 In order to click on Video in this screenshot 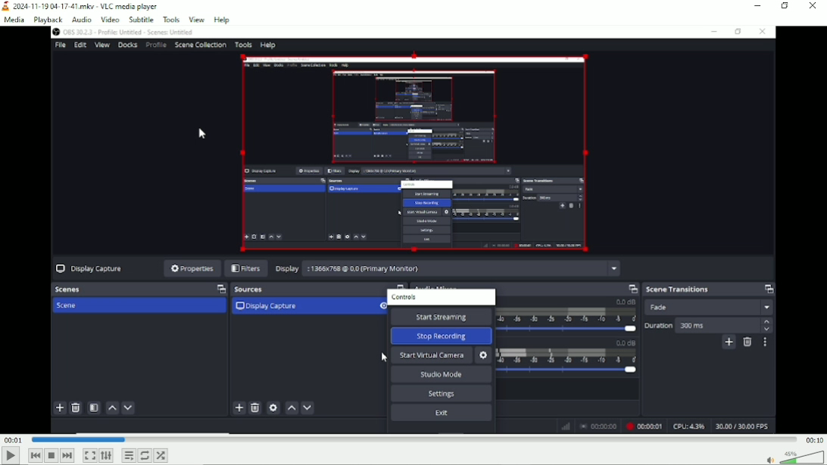, I will do `click(414, 230)`.